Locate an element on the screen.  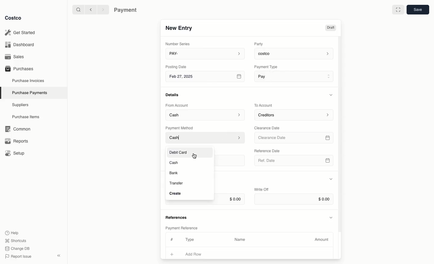
Purchases is located at coordinates (19, 68).